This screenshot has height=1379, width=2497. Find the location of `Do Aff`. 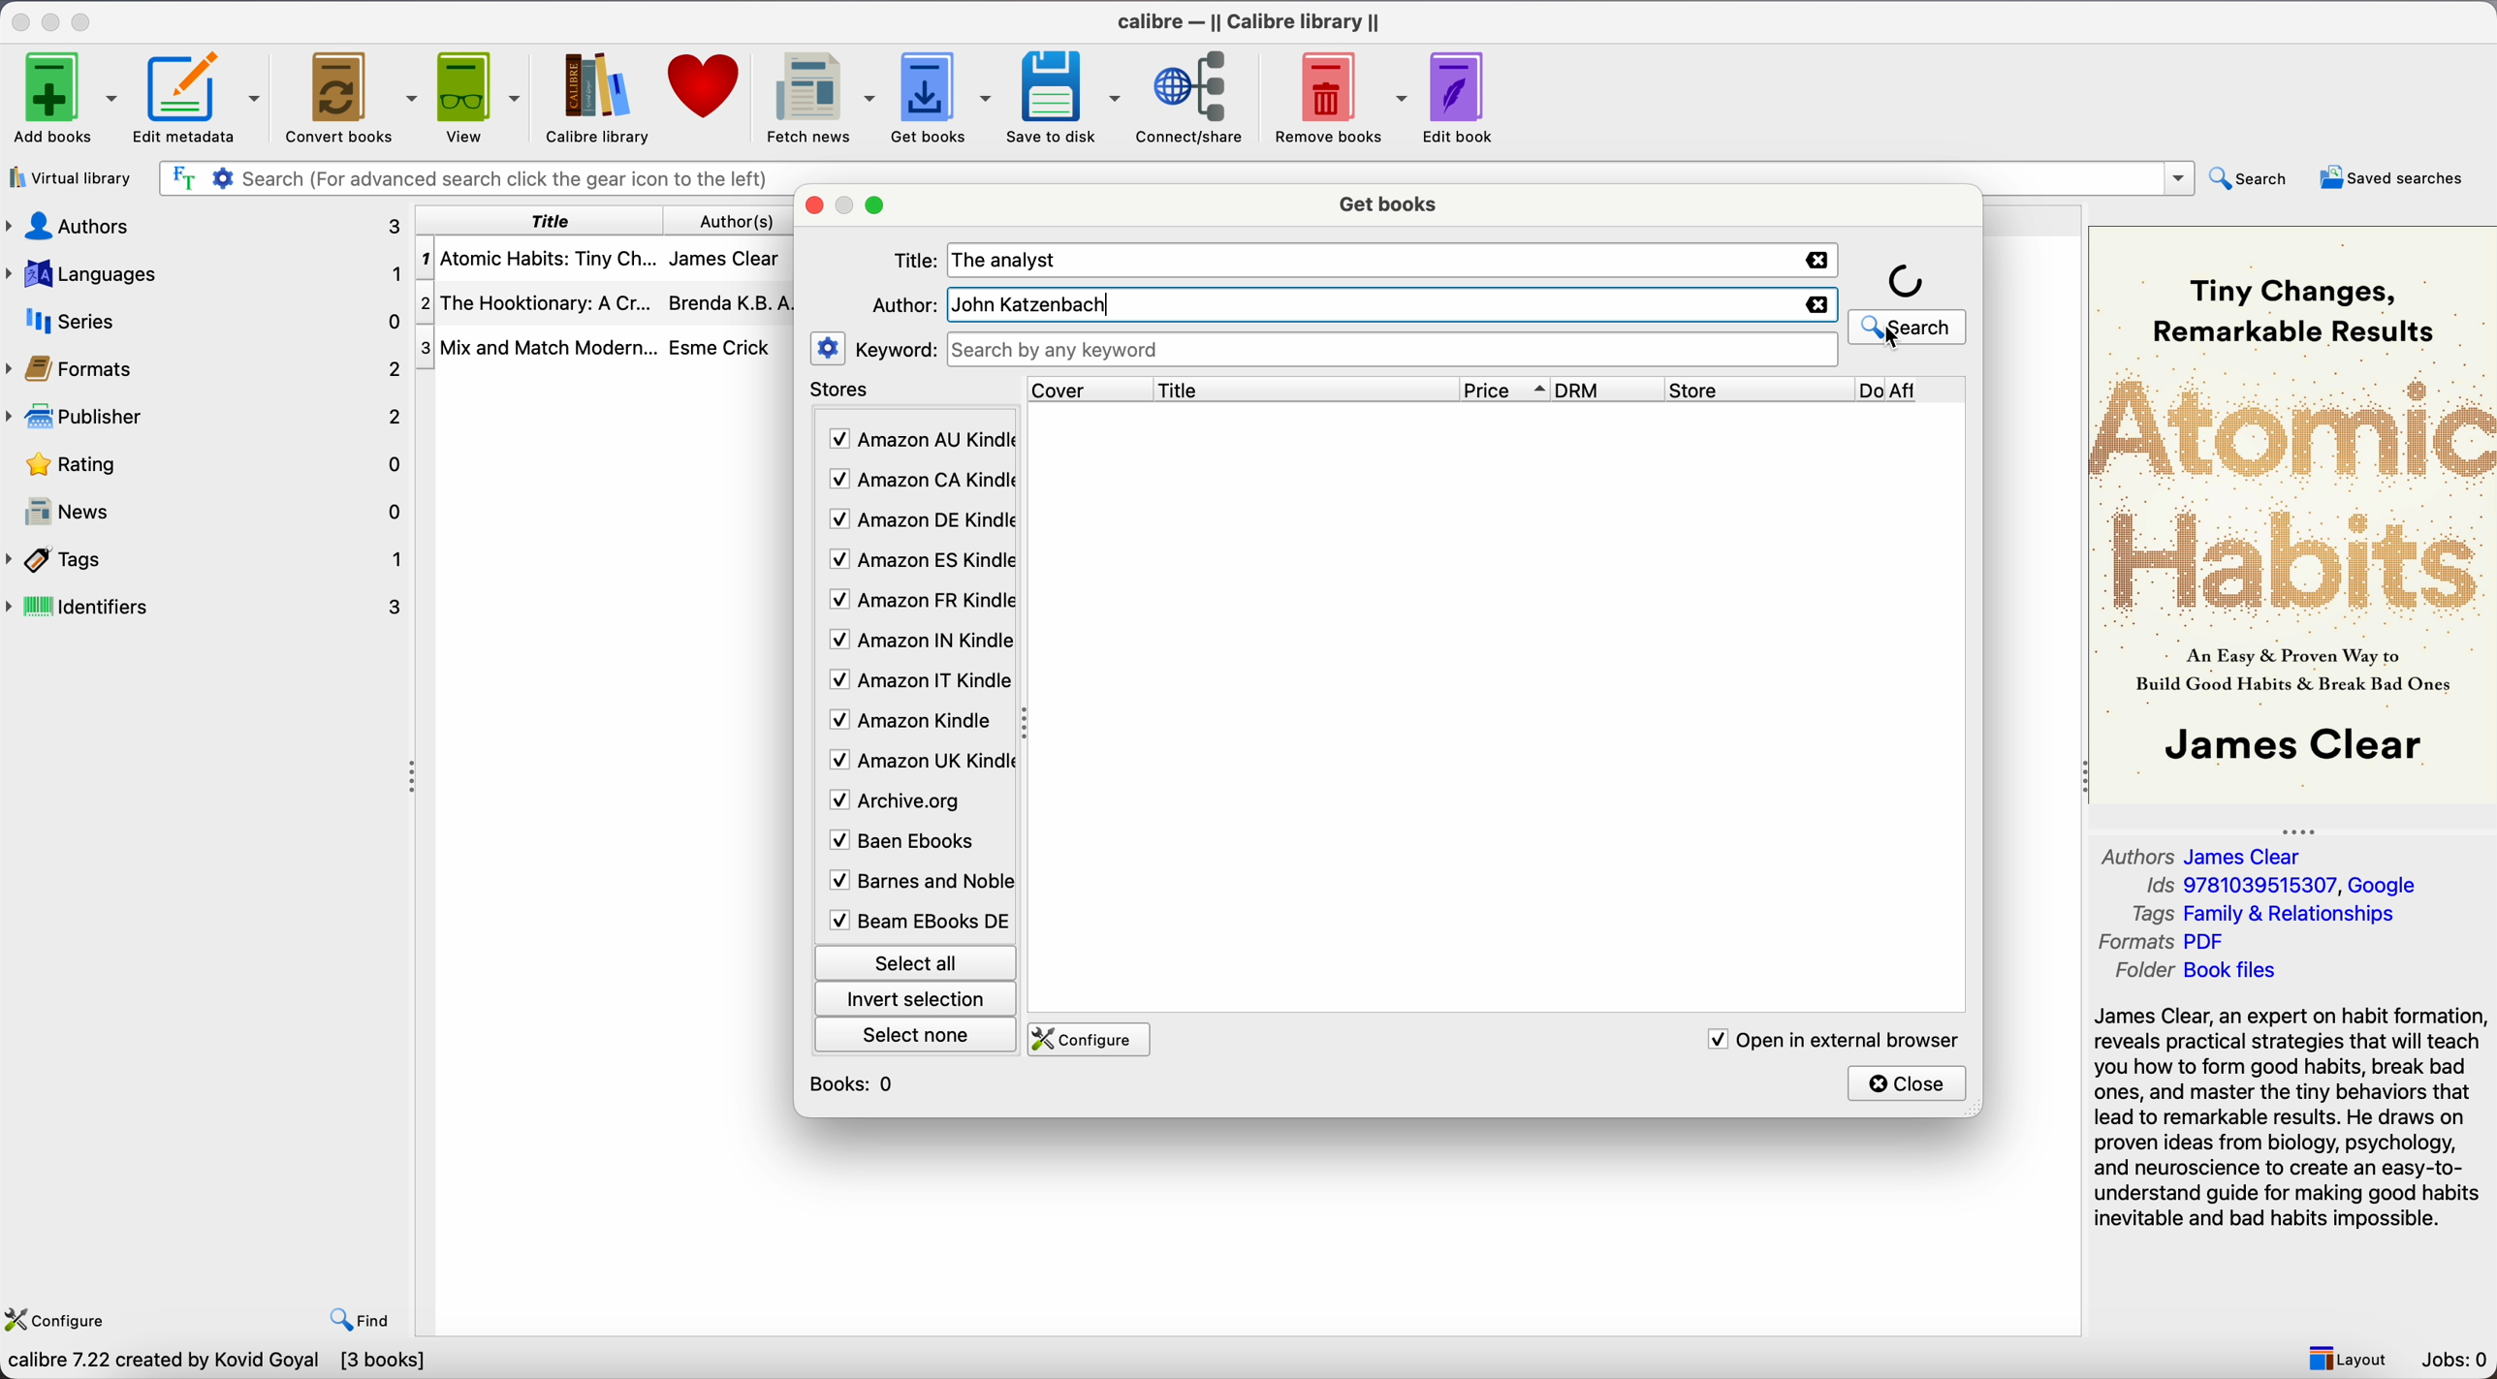

Do Aff is located at coordinates (1912, 391).